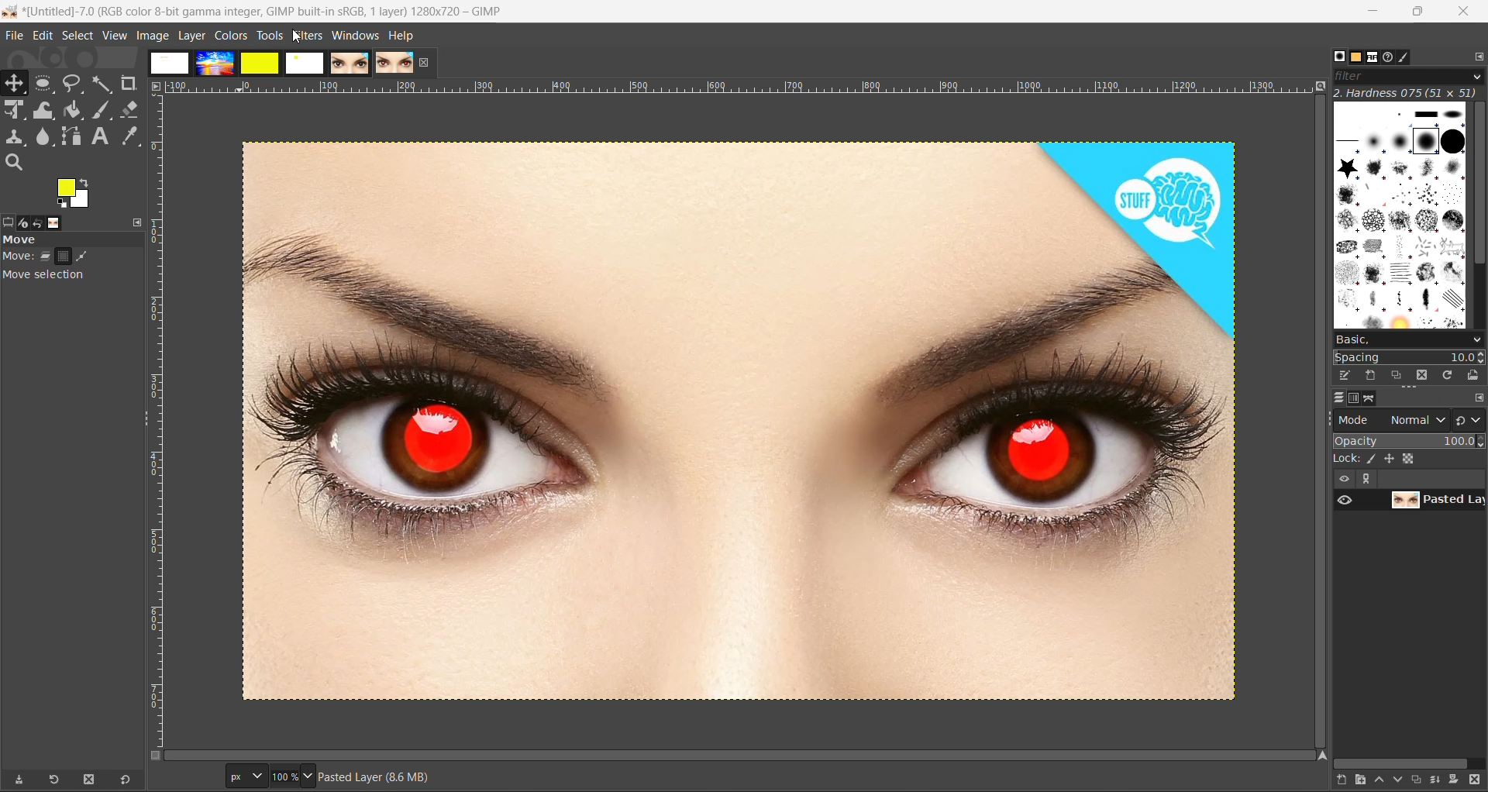 Image resolution: width=1488 pixels, height=792 pixels. I want to click on image, so click(741, 424).